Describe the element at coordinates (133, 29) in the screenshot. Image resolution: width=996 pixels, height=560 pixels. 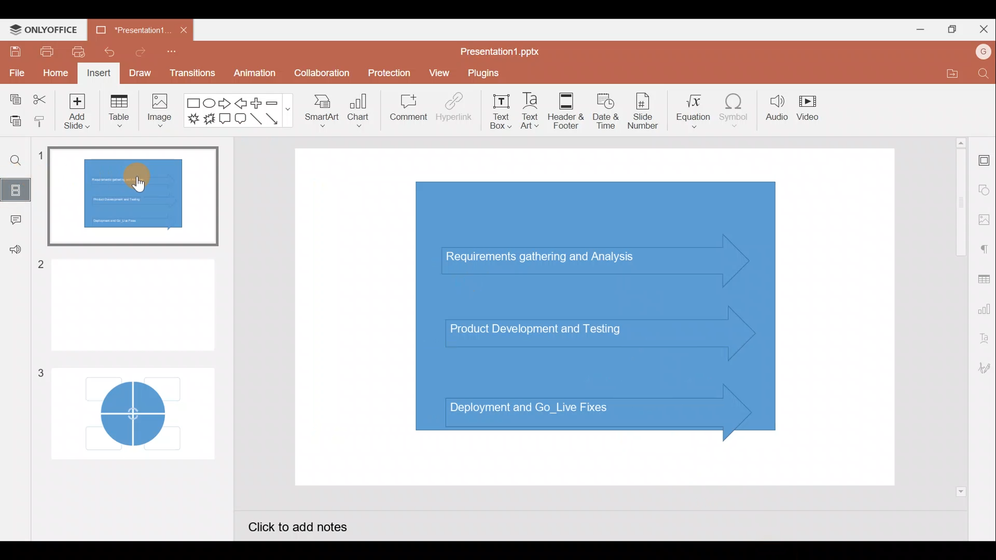
I see `Presentation1...` at that location.